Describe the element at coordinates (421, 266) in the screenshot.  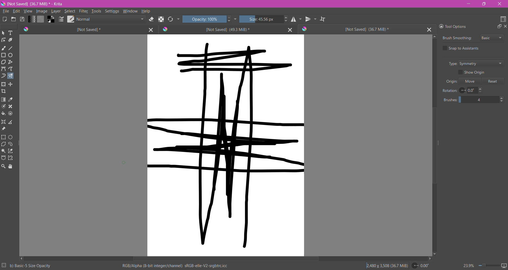
I see `Set Rotation Level` at that location.